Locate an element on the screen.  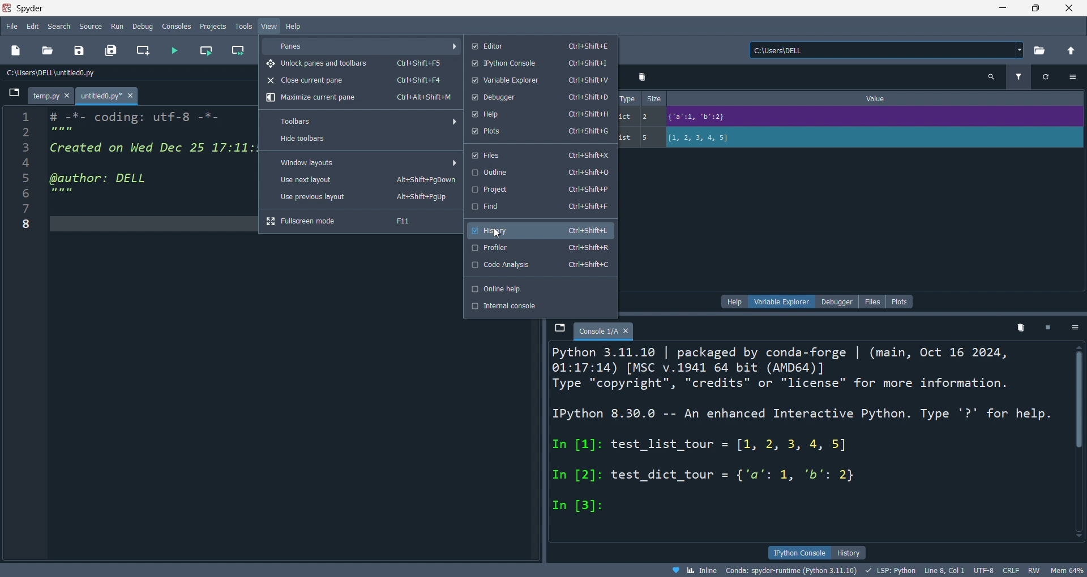
close current pane is located at coordinates (357, 81).